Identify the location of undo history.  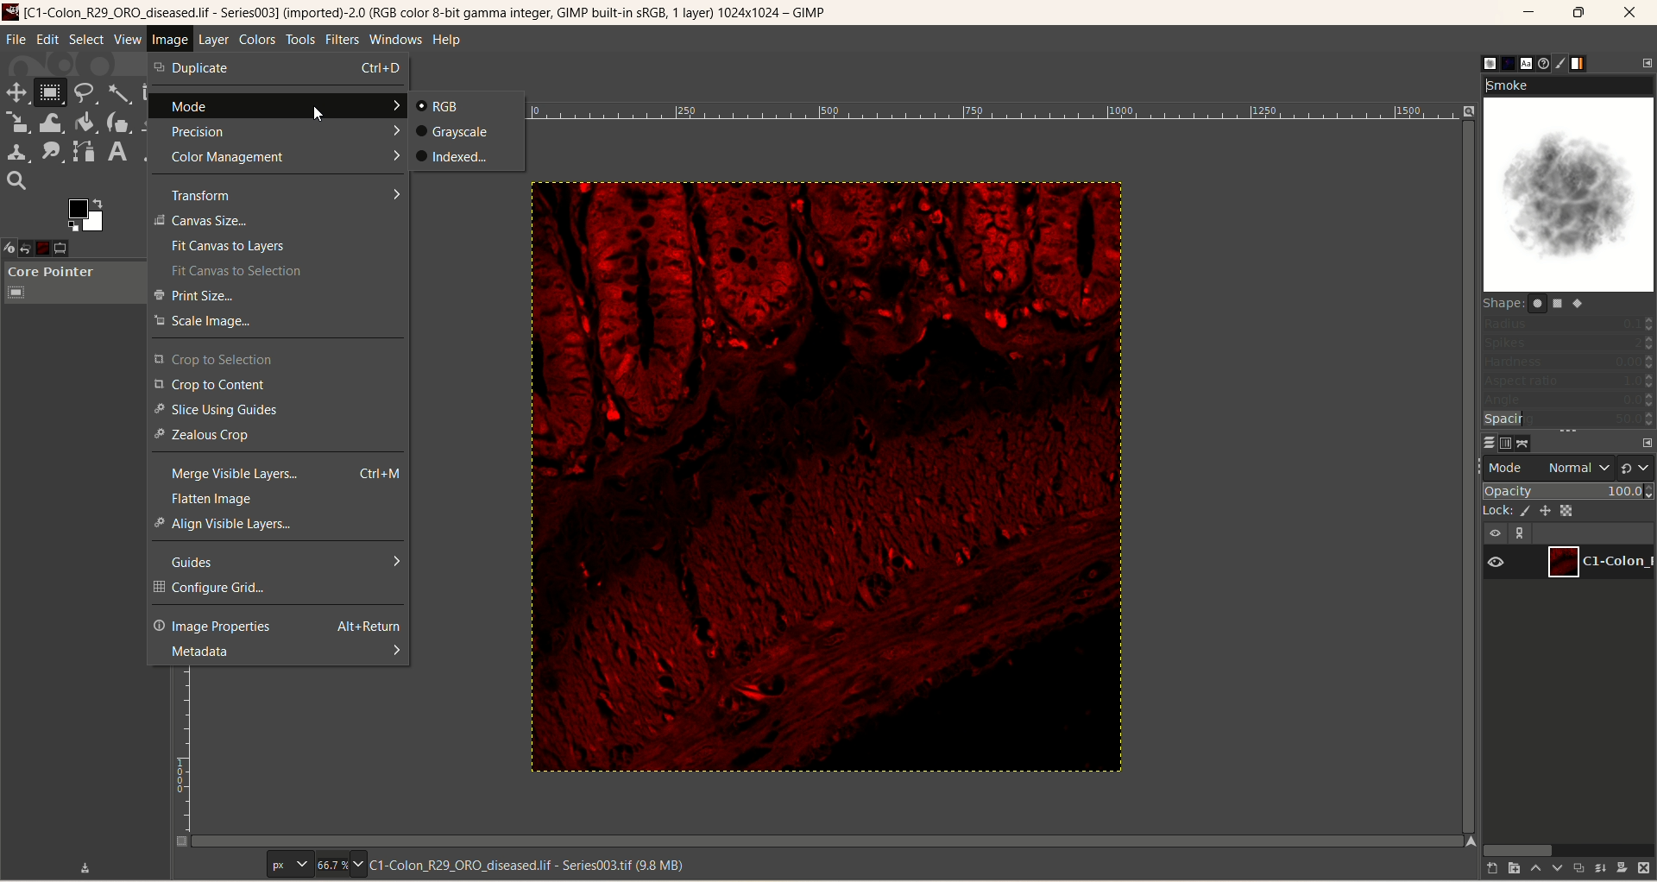
(26, 249).